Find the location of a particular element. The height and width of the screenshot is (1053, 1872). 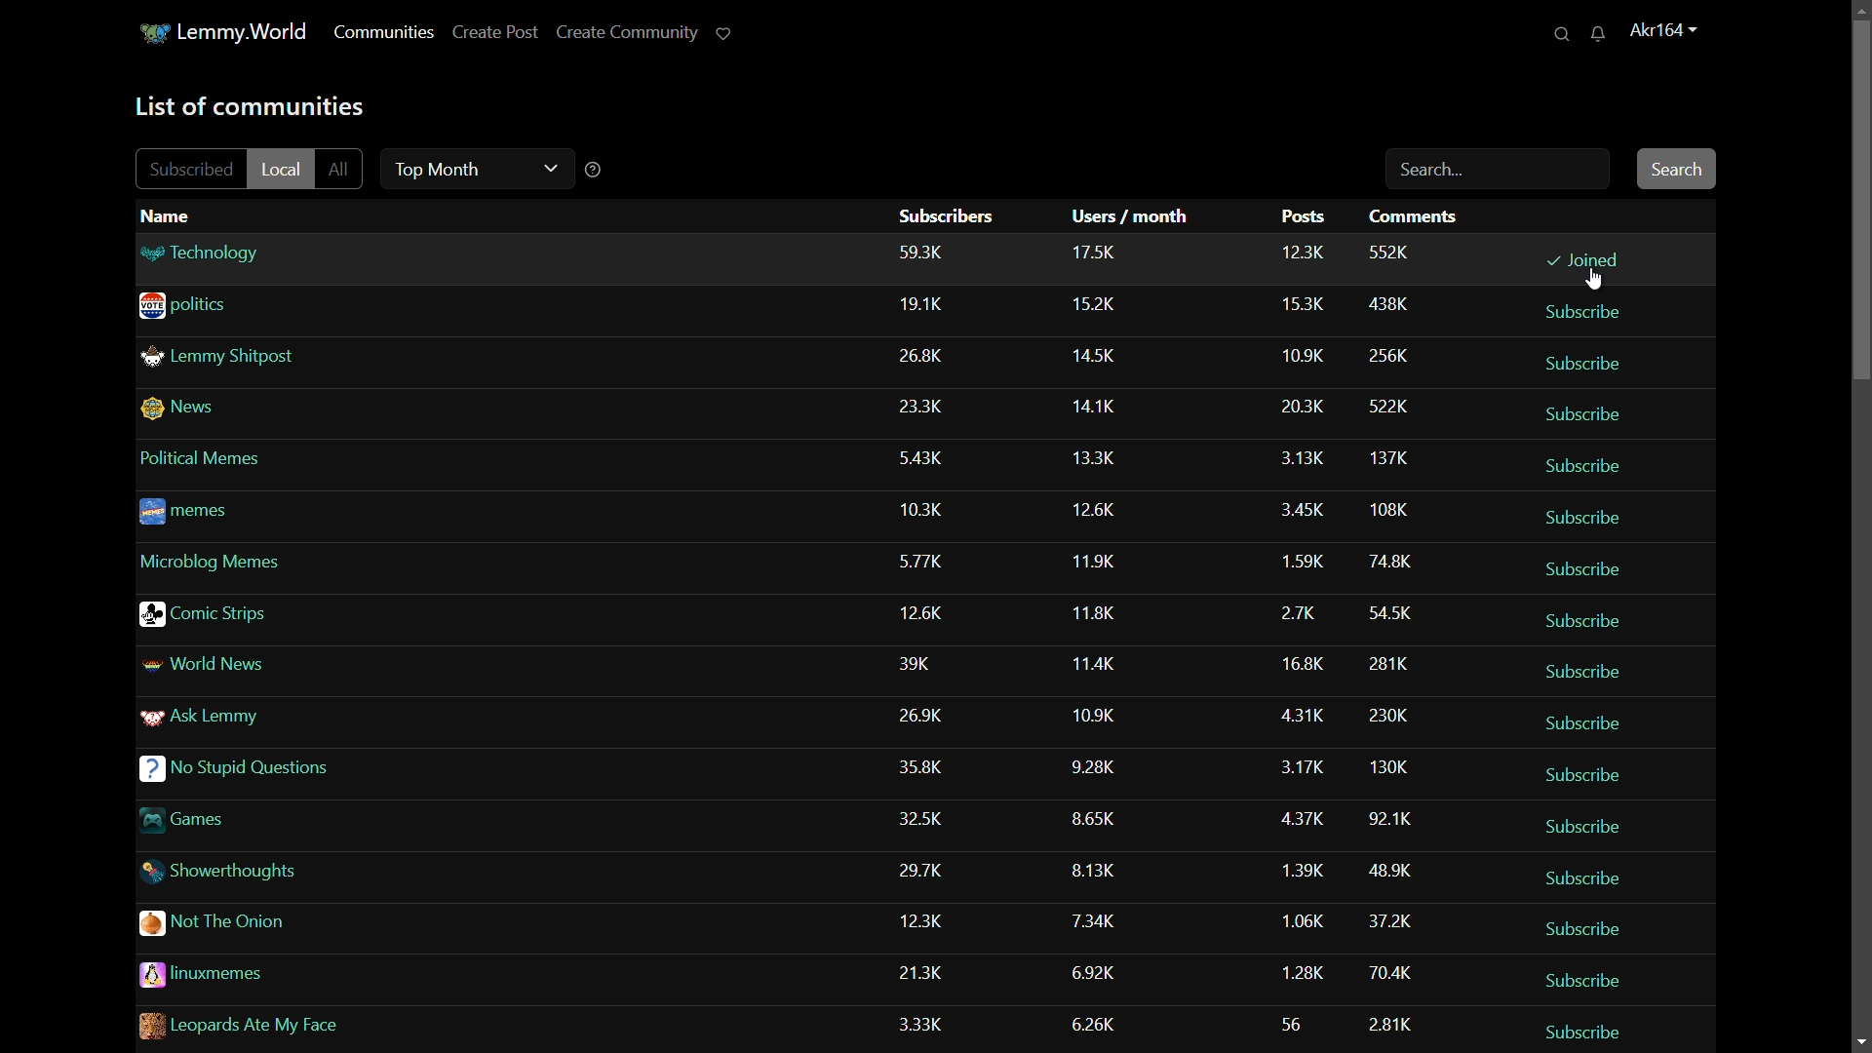

communities is located at coordinates (383, 32).